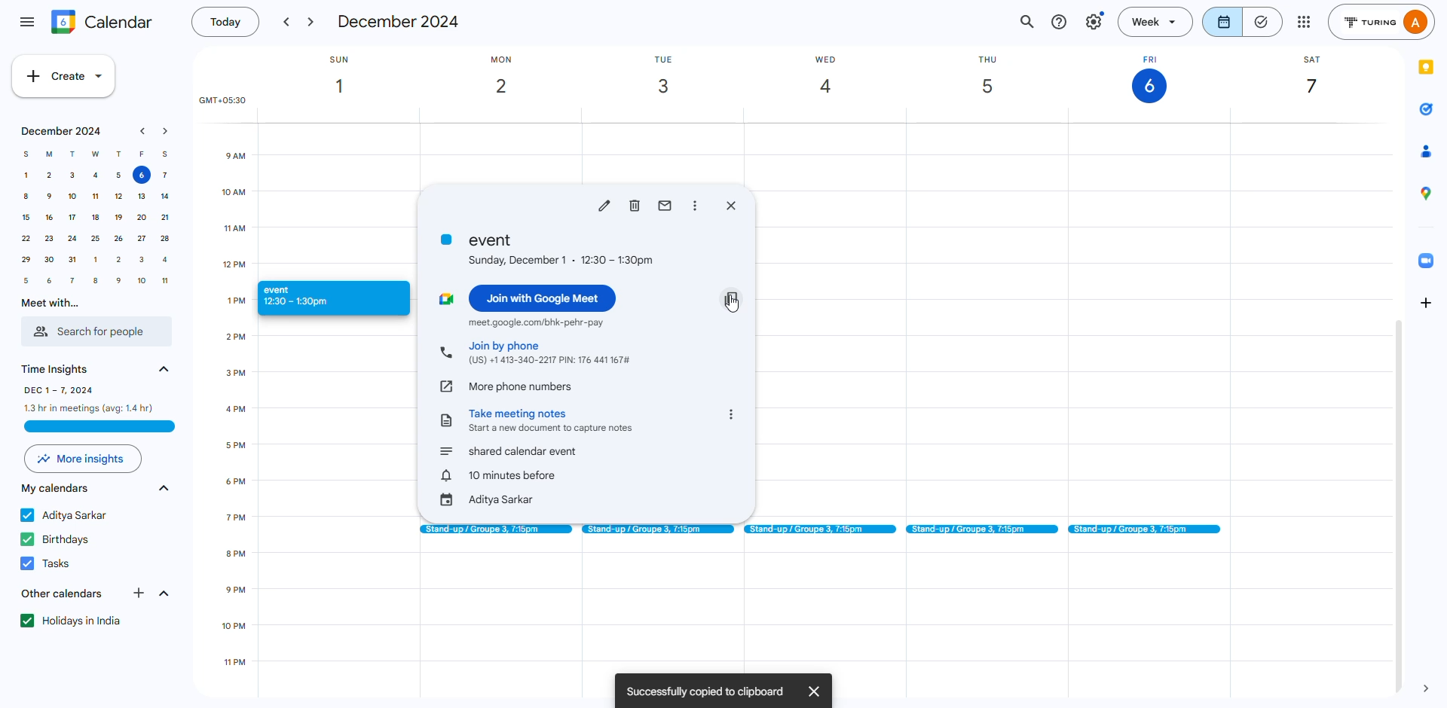  I want to click on tue 3, so click(668, 76).